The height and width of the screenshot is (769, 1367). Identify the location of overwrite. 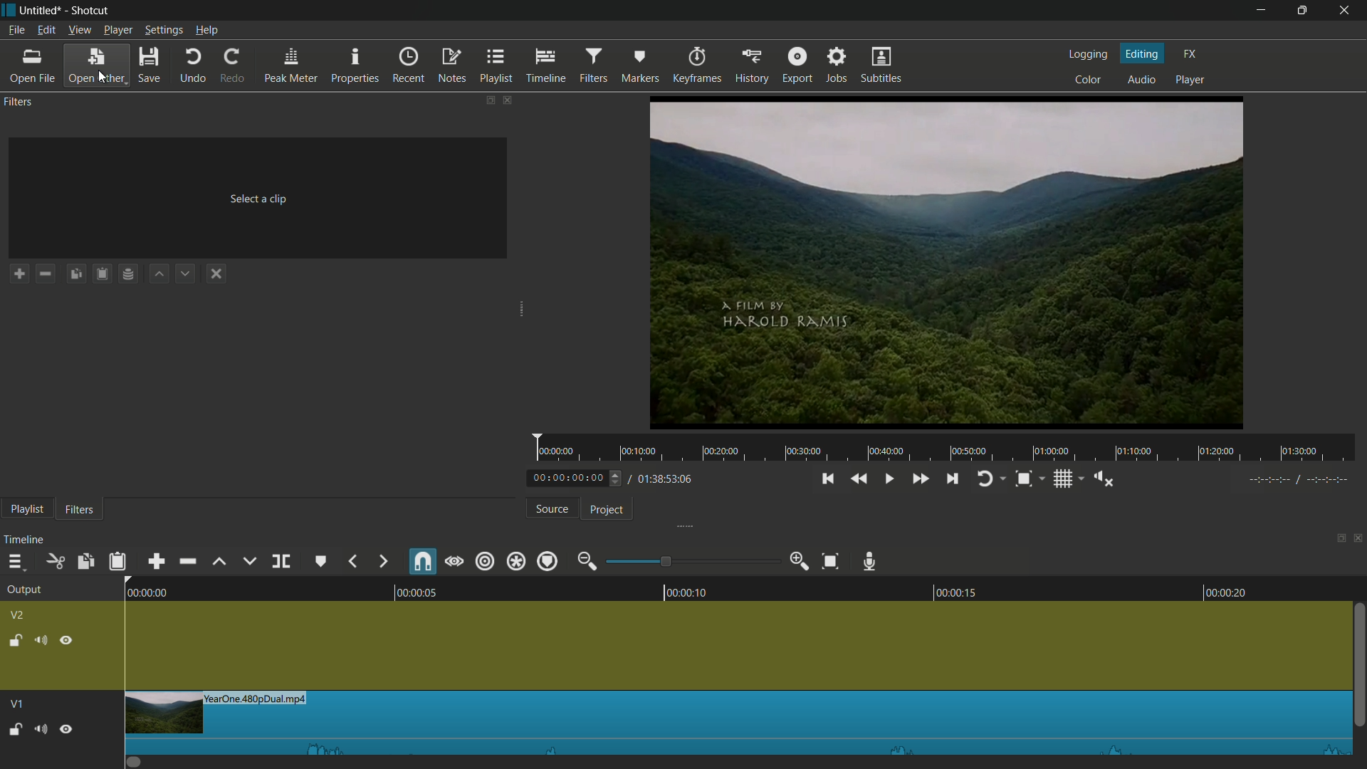
(249, 562).